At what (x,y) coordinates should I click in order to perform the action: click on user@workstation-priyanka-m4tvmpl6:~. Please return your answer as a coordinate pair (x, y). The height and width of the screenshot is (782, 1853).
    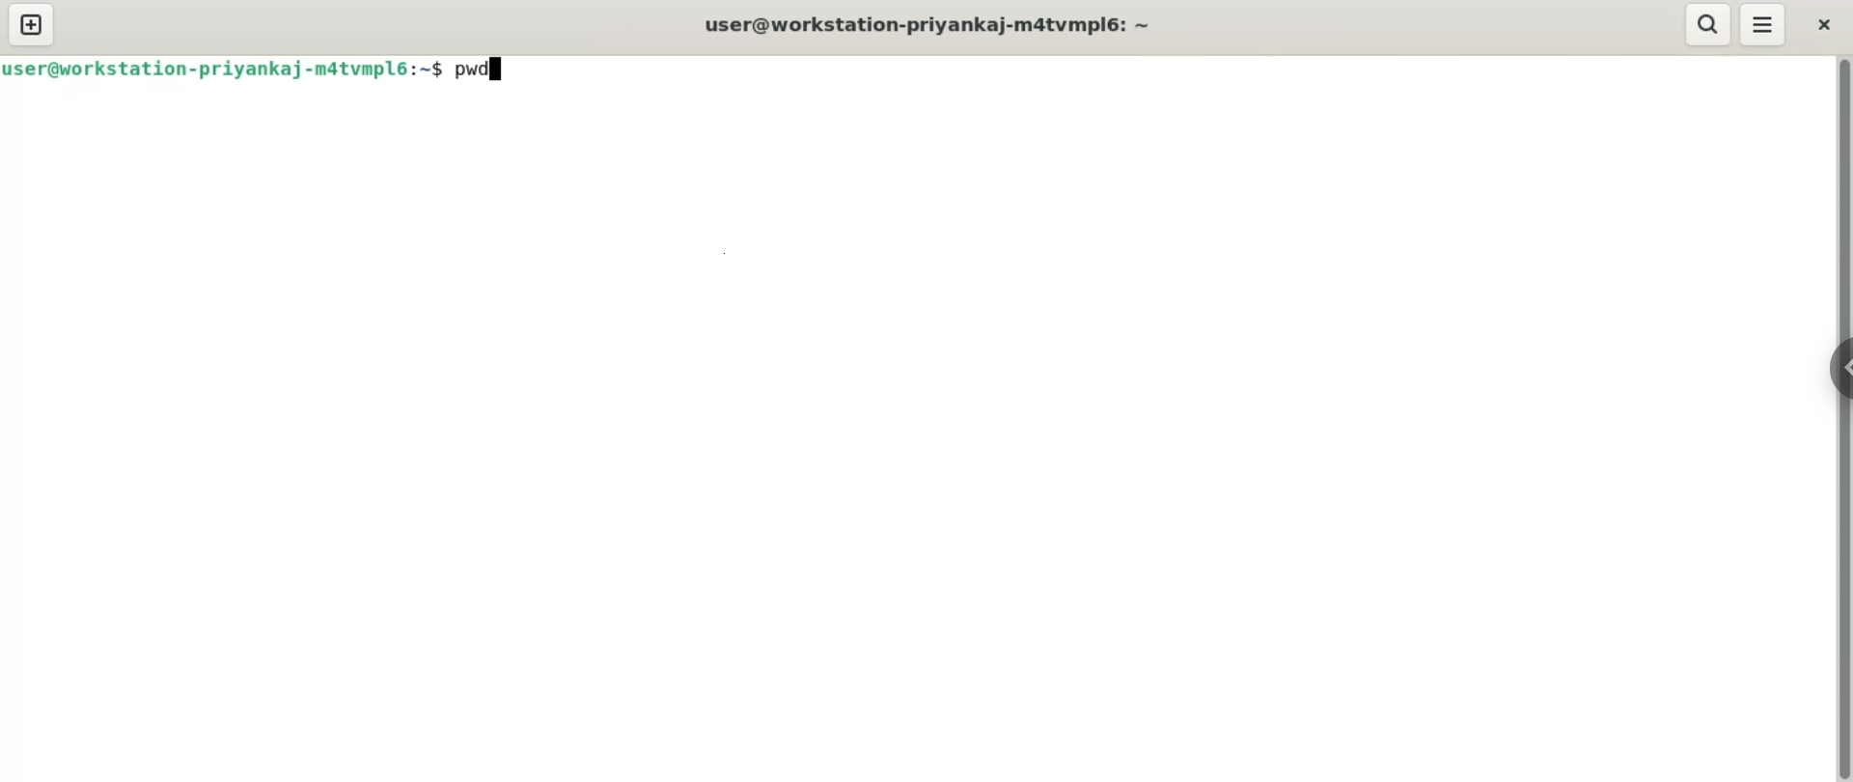
    Looking at the image, I should click on (934, 27).